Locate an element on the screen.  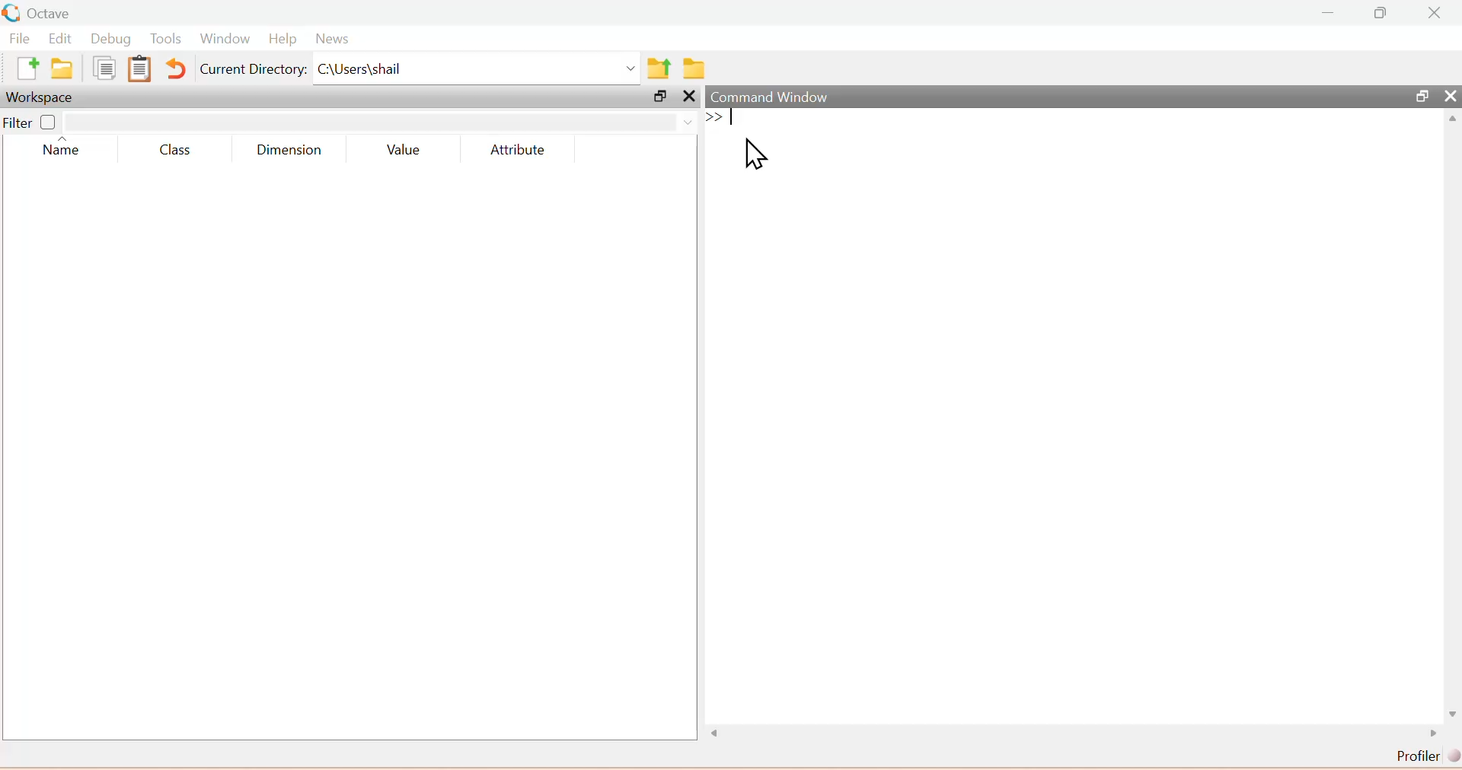
Dimension is located at coordinates (295, 150).